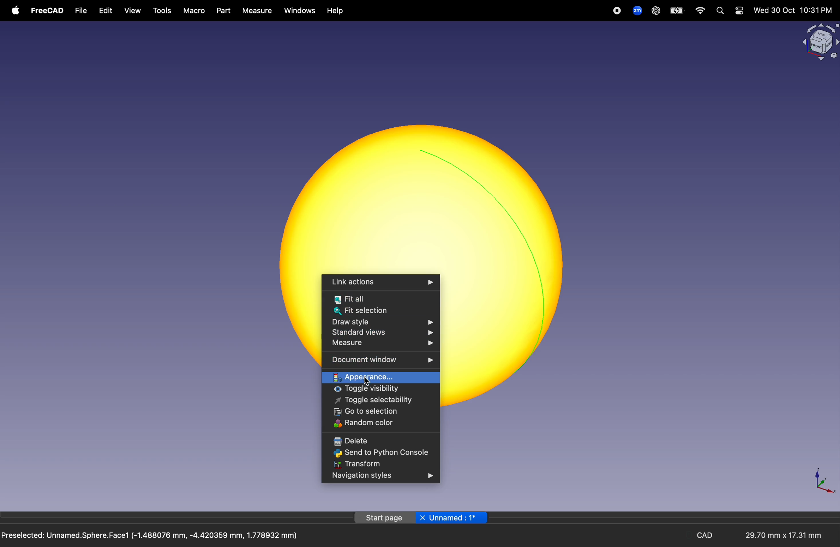 This screenshot has width=840, height=547. Describe the element at coordinates (378, 464) in the screenshot. I see `transform` at that location.